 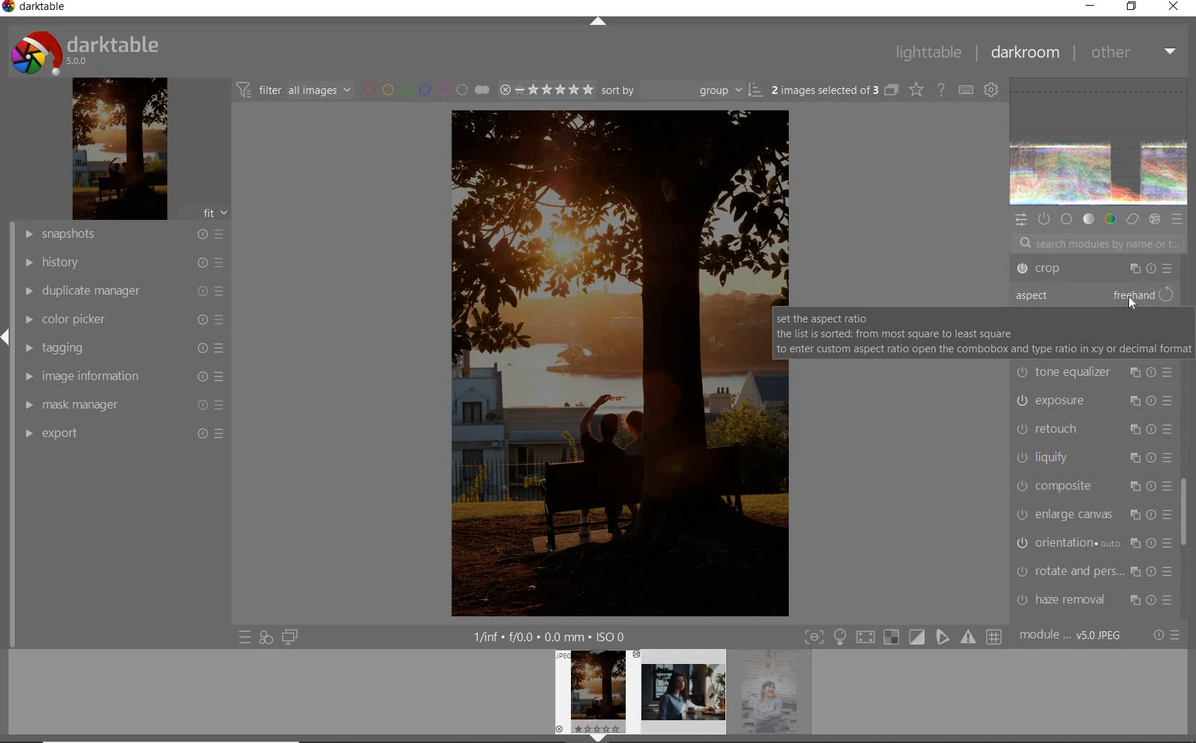 I want to click on close, so click(x=1173, y=7).